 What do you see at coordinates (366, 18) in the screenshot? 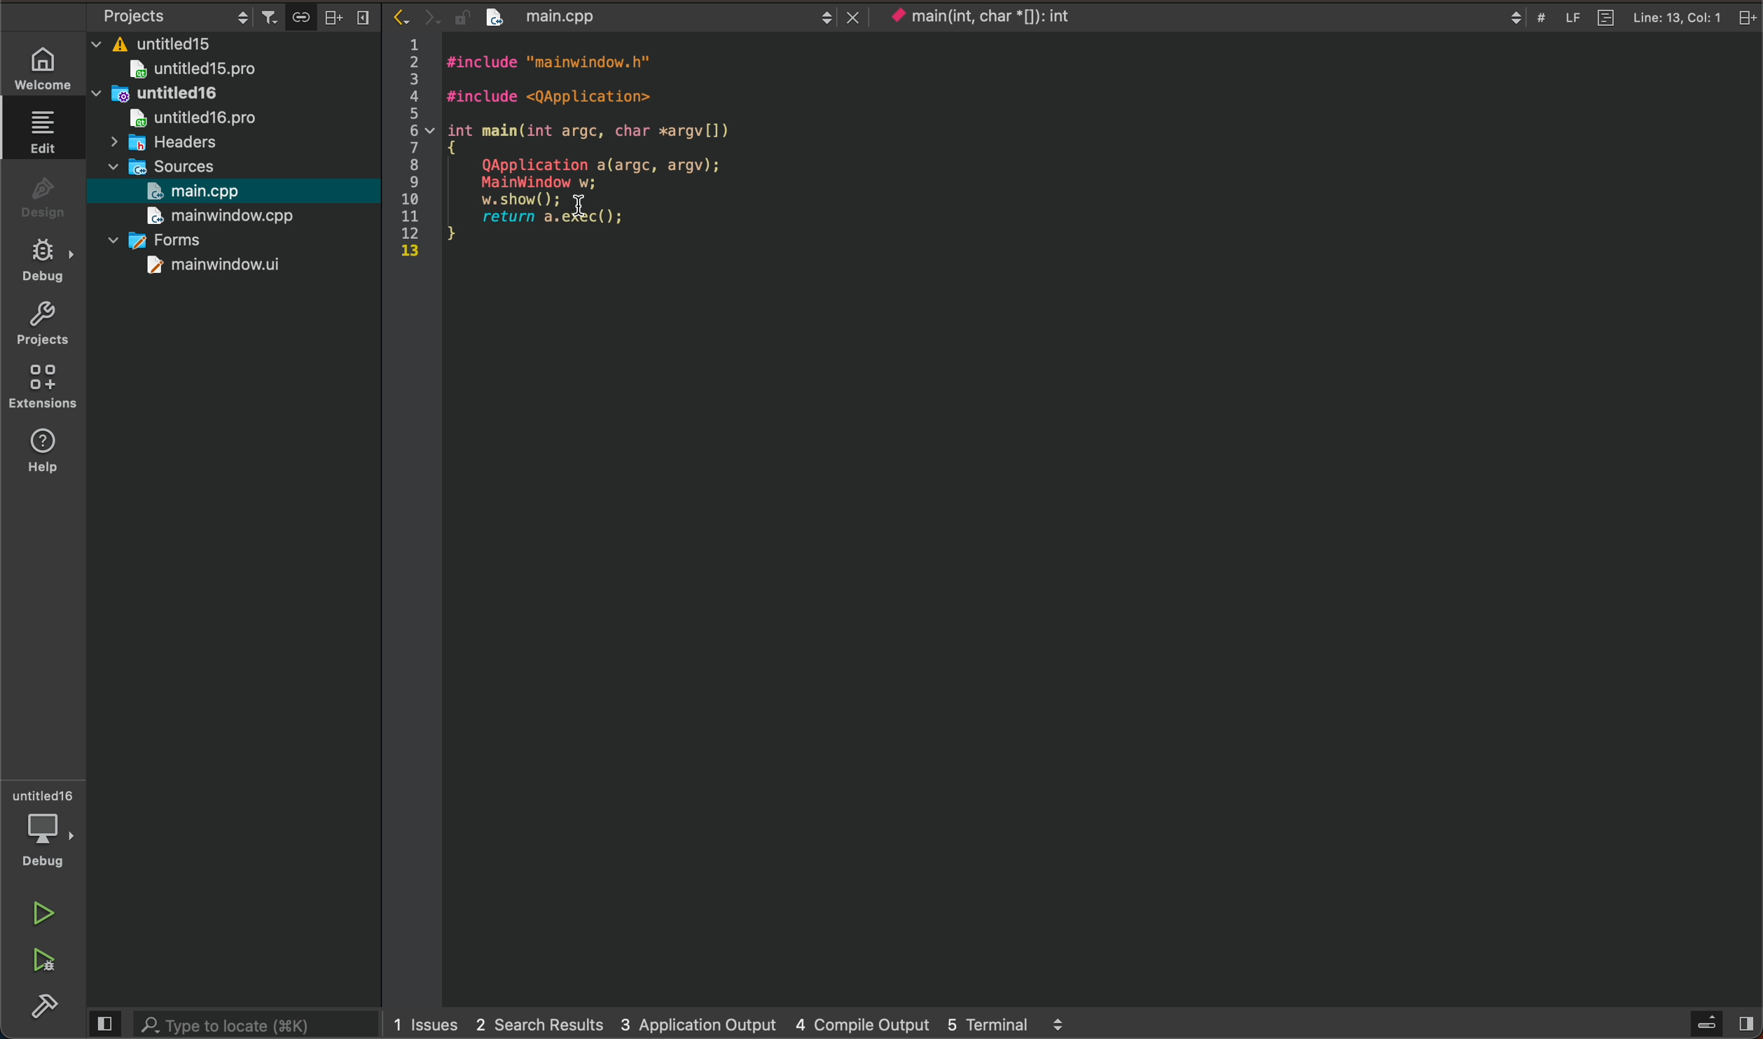
I see `close` at bounding box center [366, 18].